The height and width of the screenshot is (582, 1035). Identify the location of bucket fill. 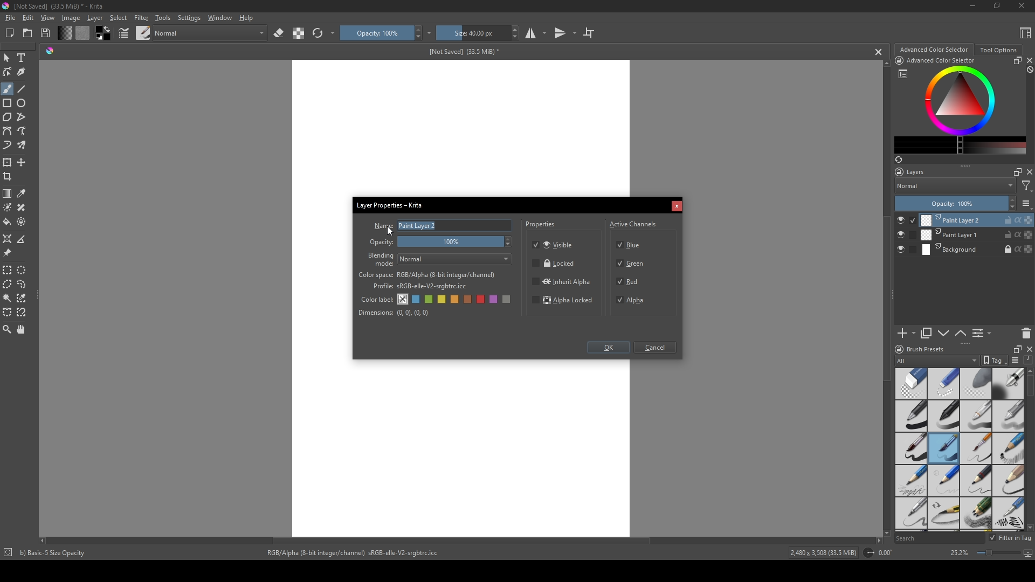
(8, 221).